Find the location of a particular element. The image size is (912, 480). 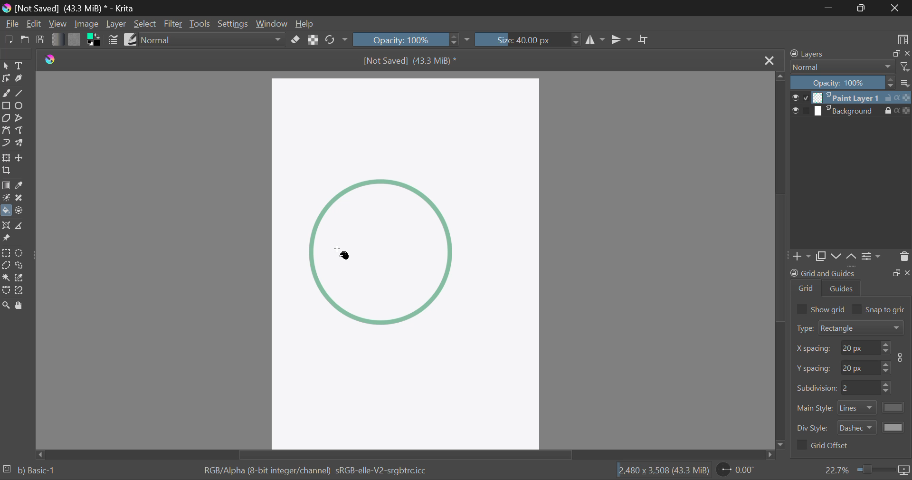

Color Information is located at coordinates (312, 471).